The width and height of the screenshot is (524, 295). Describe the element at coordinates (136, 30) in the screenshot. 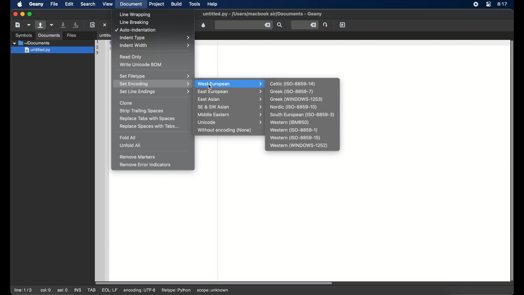

I see `auto indentation` at that location.